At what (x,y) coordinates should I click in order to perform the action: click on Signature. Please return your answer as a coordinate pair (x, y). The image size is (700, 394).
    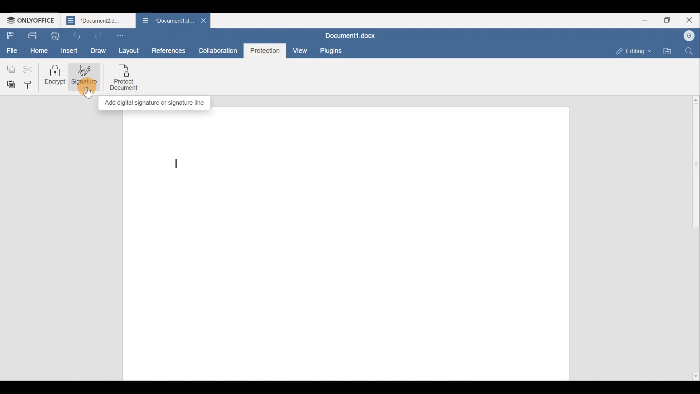
    Looking at the image, I should click on (87, 78).